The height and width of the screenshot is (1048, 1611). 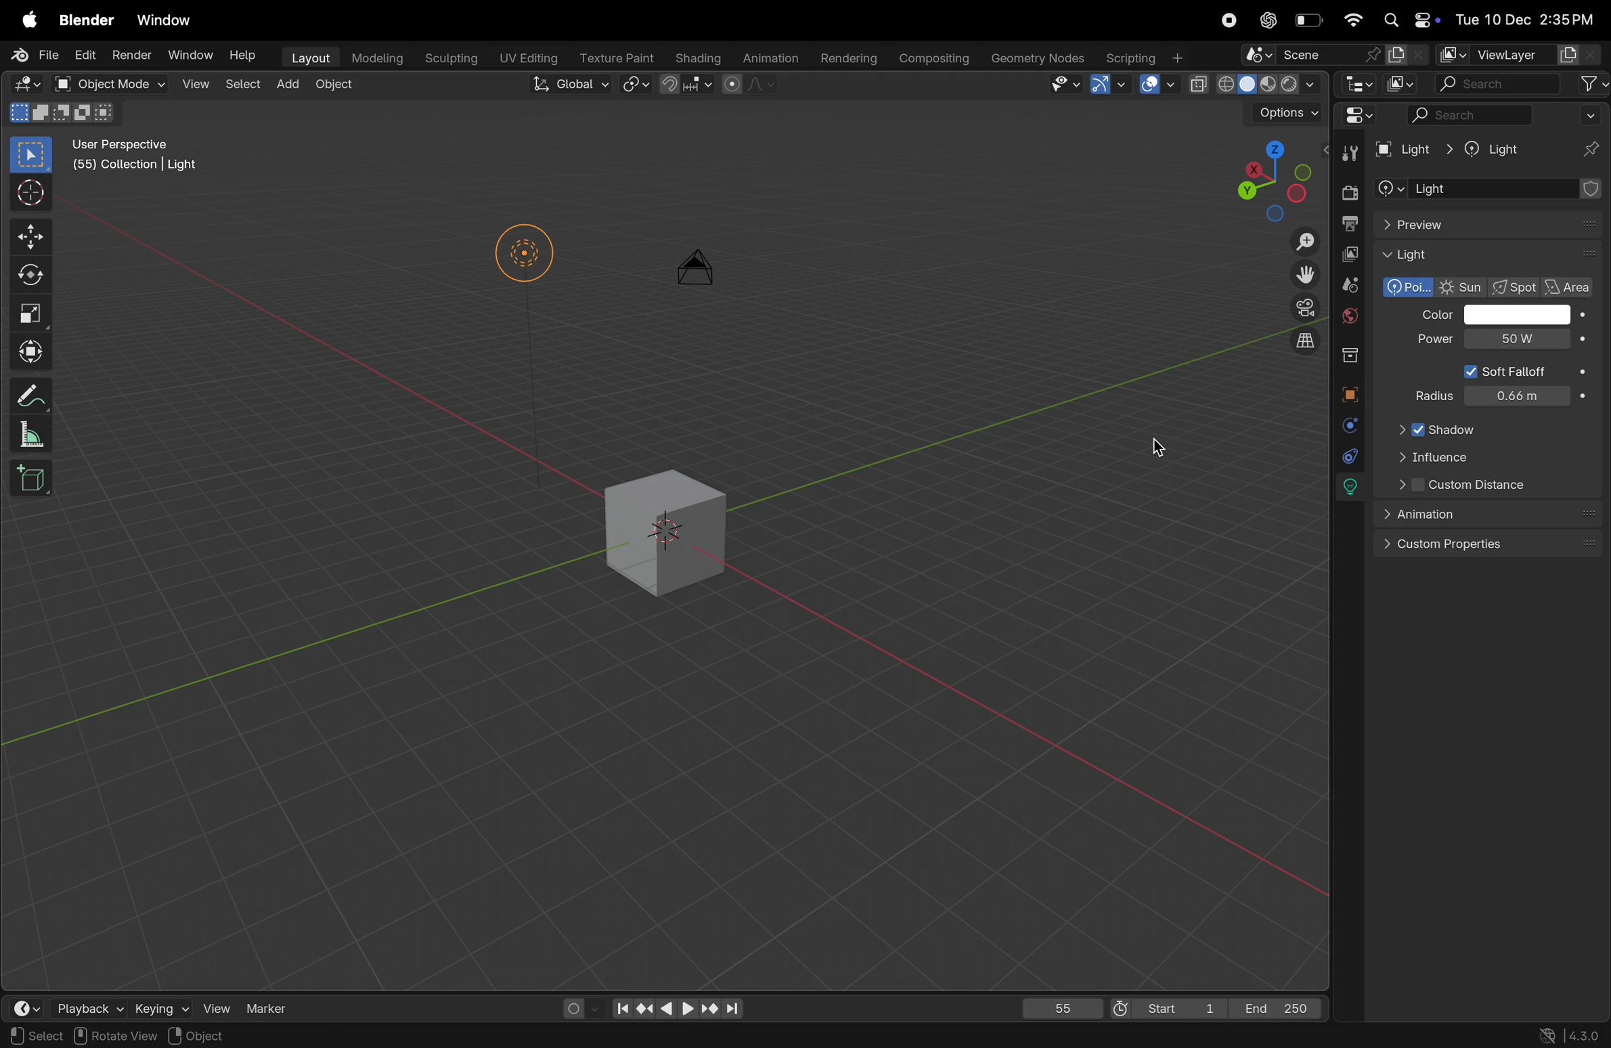 What do you see at coordinates (218, 1007) in the screenshot?
I see `view` at bounding box center [218, 1007].